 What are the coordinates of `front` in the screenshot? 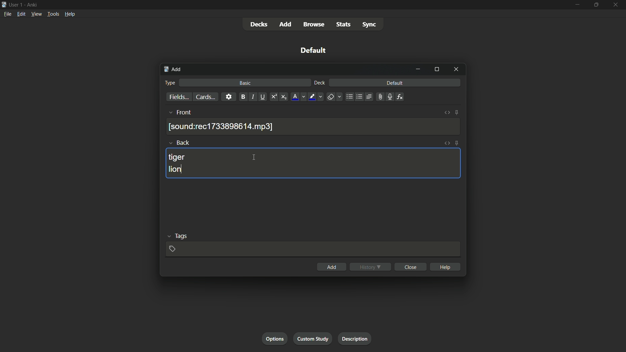 It's located at (185, 112).